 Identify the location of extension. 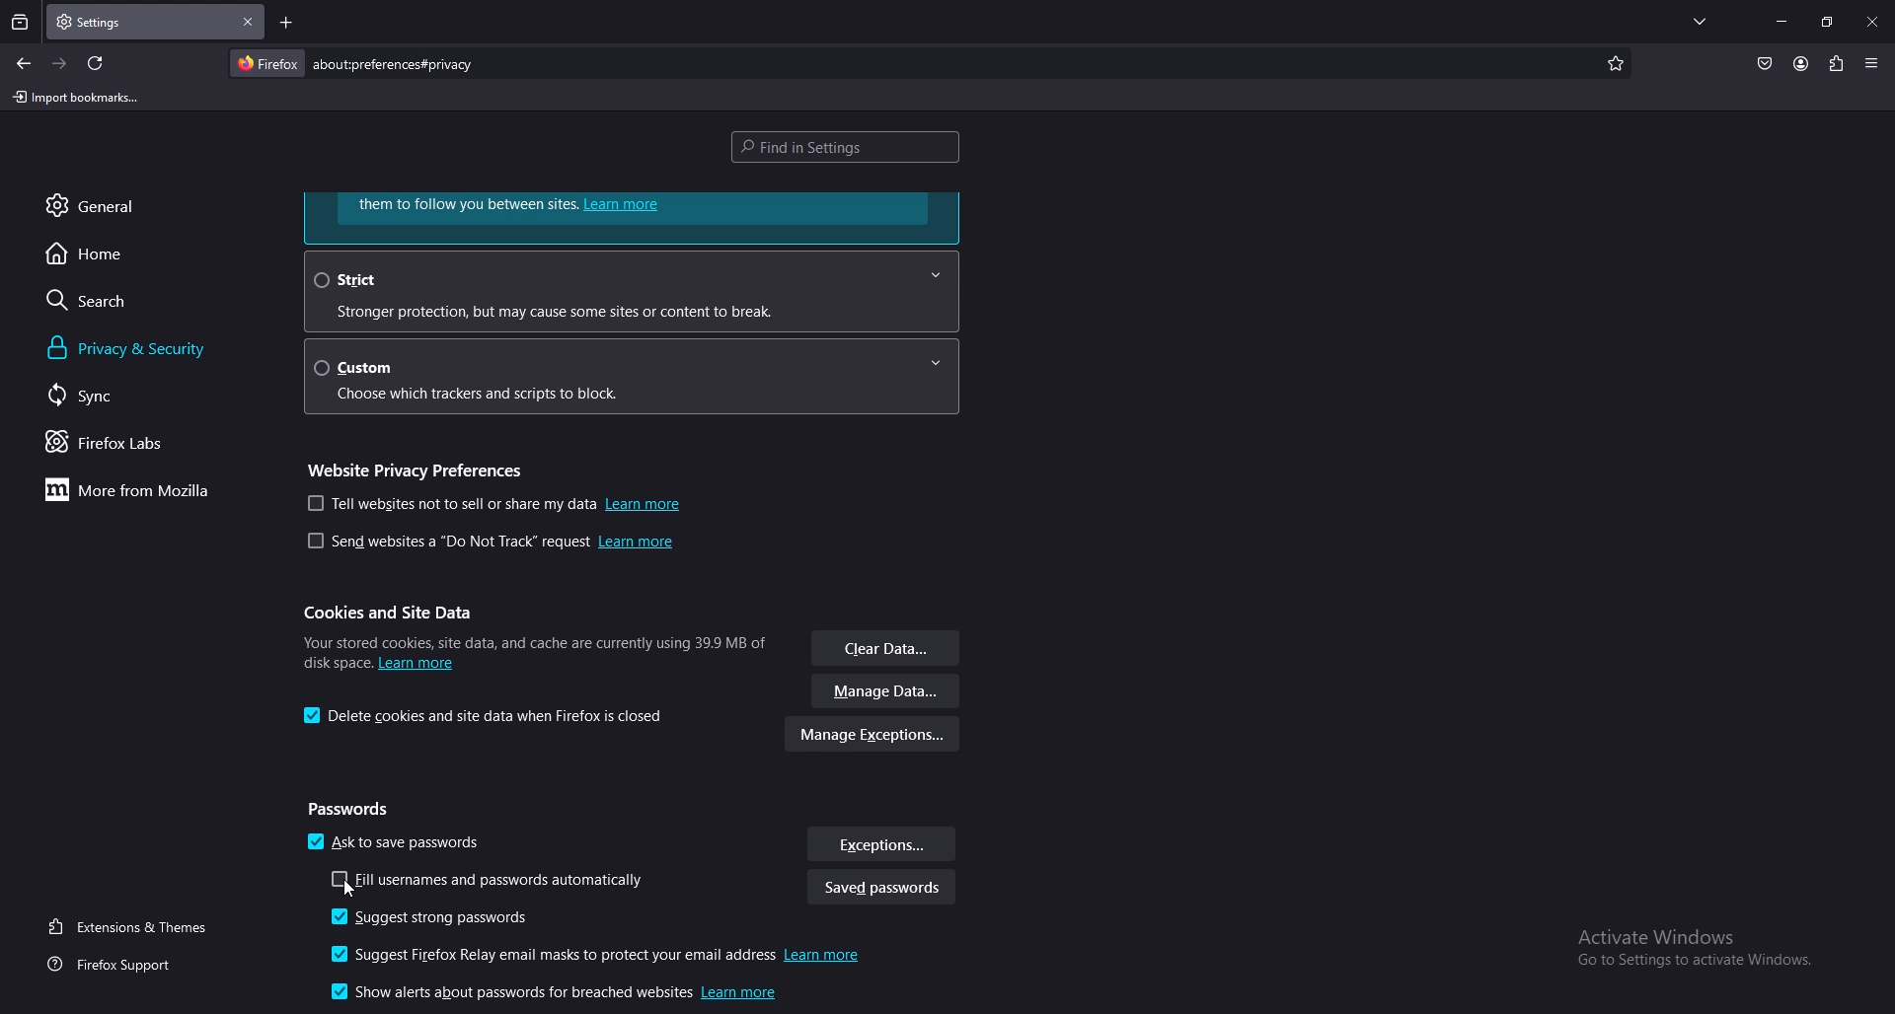
(1835, 63).